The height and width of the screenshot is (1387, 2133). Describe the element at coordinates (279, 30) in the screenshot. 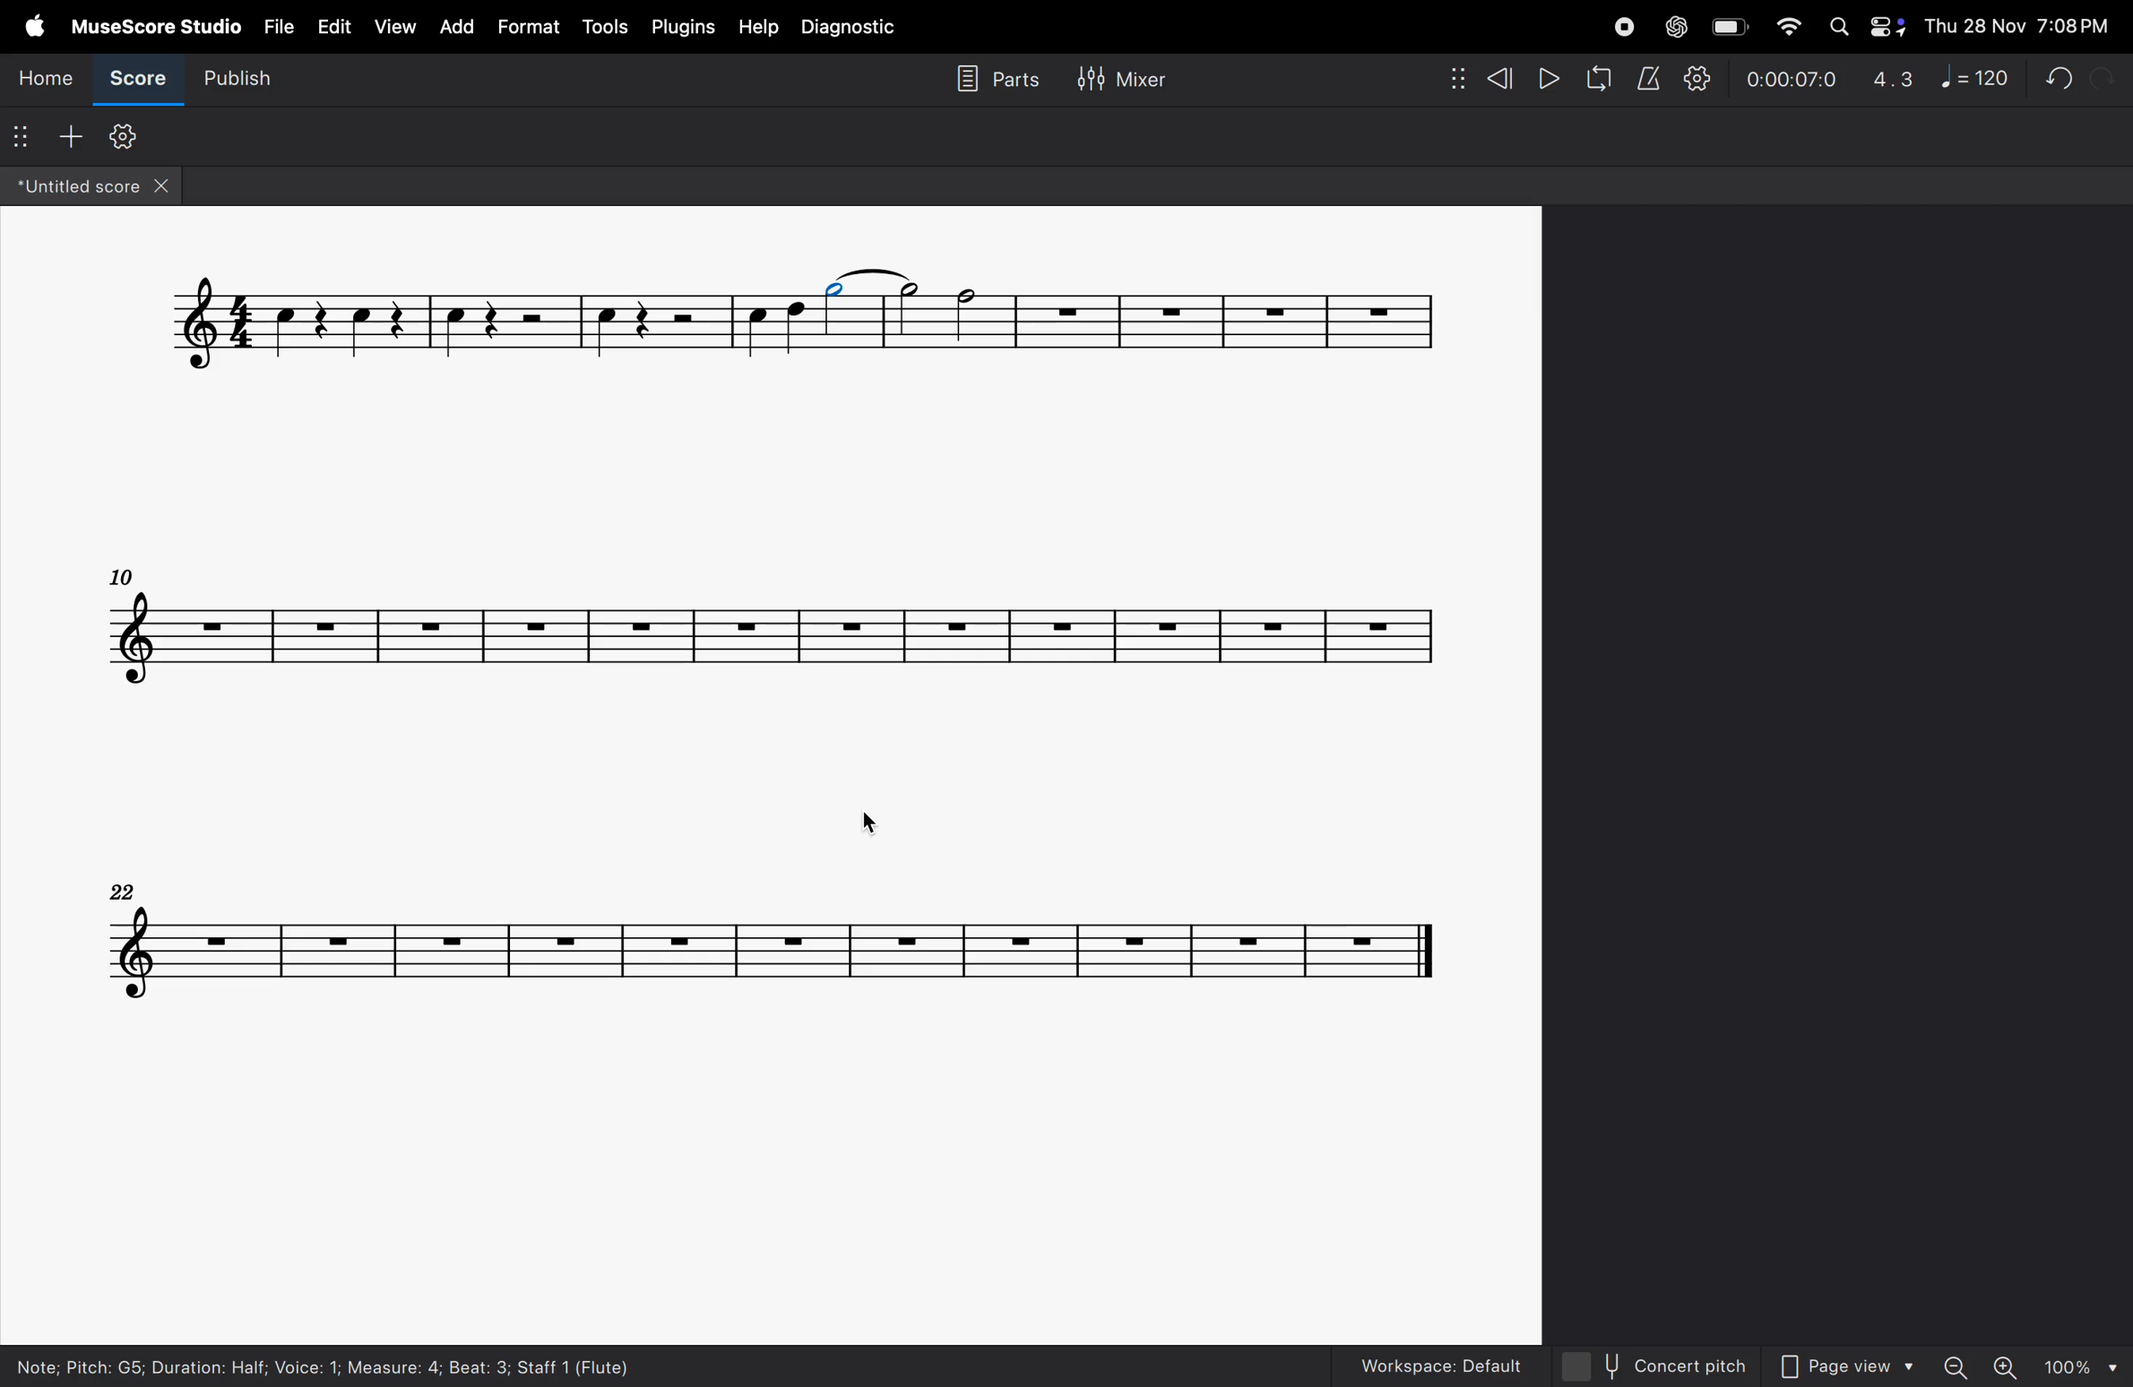

I see `file` at that location.